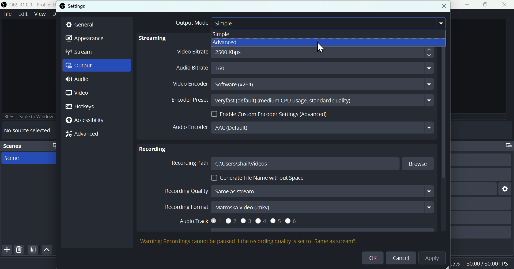  What do you see at coordinates (81, 25) in the screenshot?
I see `General` at bounding box center [81, 25].